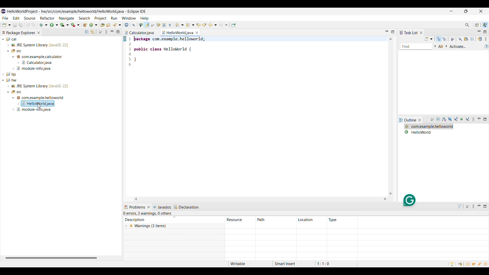 The height and width of the screenshot is (275, 489). I want to click on Resource, so click(240, 219).